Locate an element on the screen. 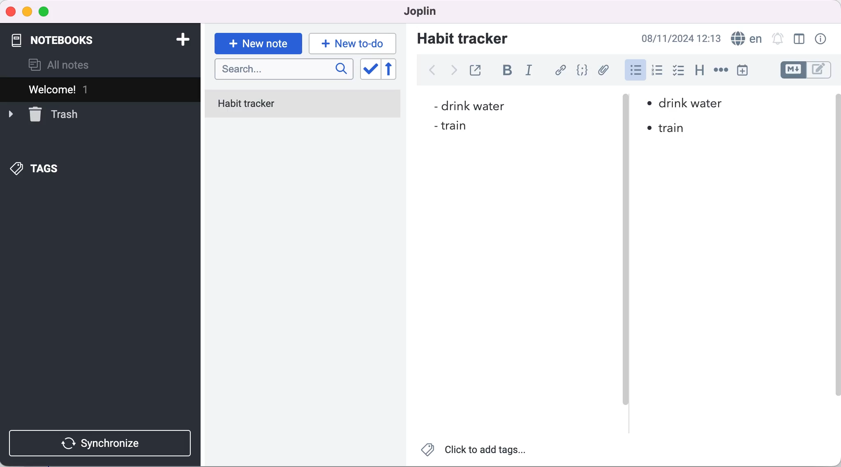 Image resolution: width=841 pixels, height=467 pixels. • train is located at coordinates (668, 127).